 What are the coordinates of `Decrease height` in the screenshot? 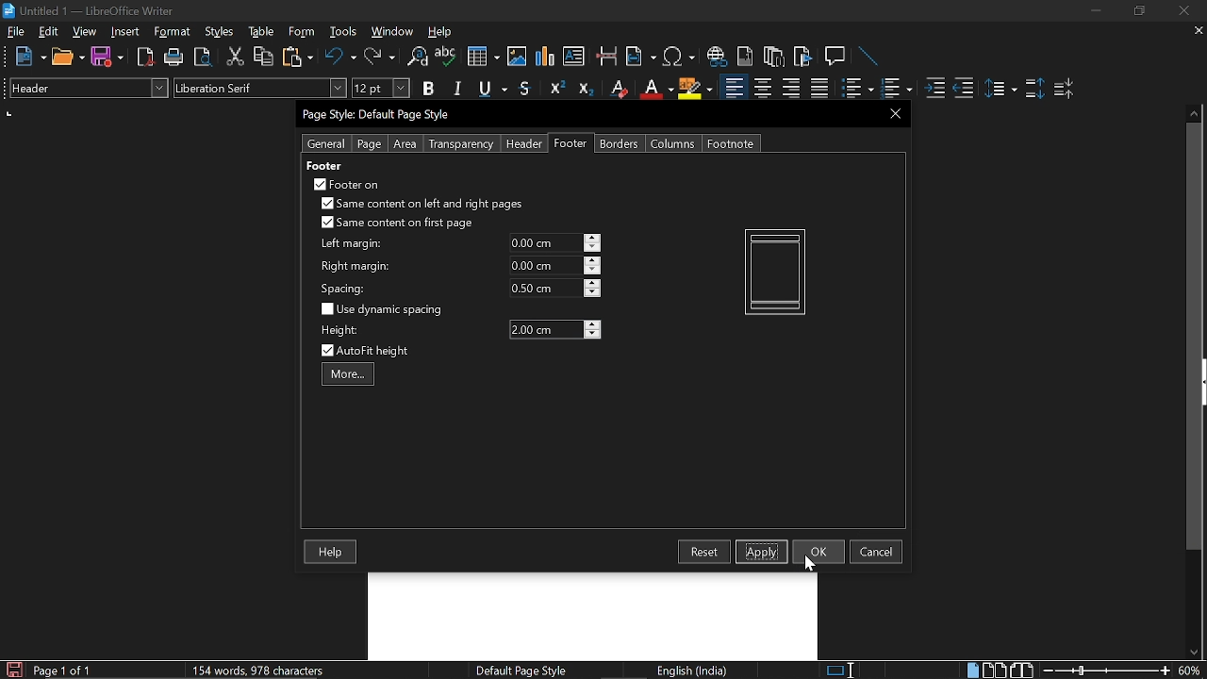 It's located at (592, 334).